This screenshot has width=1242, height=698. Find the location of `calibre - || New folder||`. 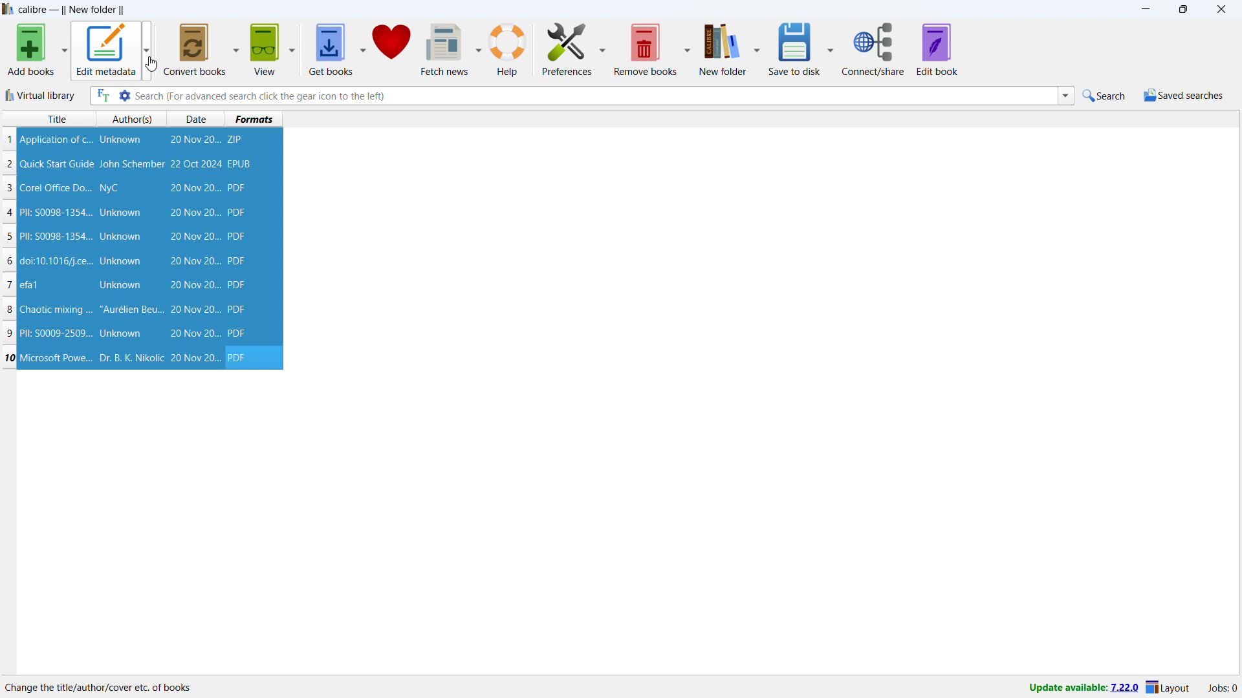

calibre - || New folder|| is located at coordinates (73, 10).